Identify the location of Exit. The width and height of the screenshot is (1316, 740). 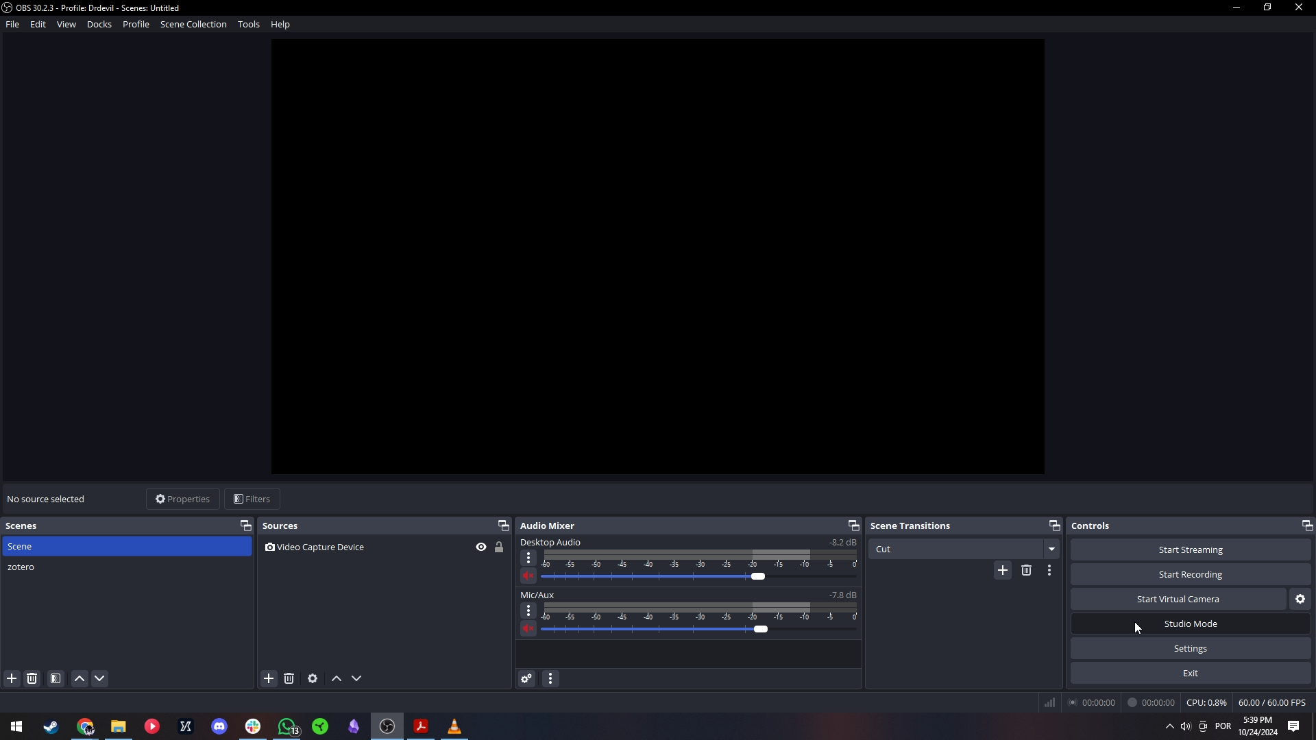
(1193, 673).